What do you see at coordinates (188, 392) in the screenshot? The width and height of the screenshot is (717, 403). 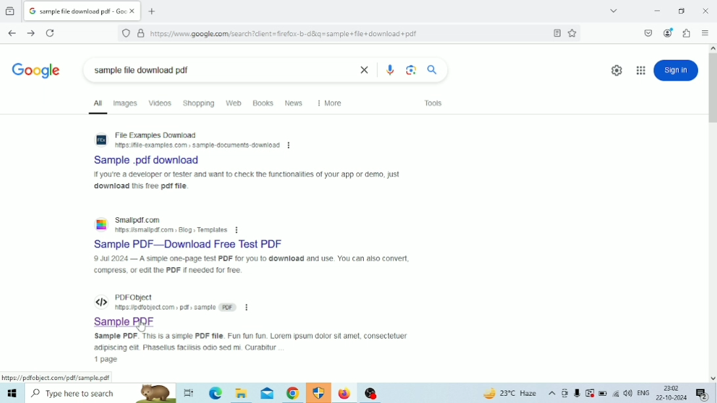 I see `Task View` at bounding box center [188, 392].